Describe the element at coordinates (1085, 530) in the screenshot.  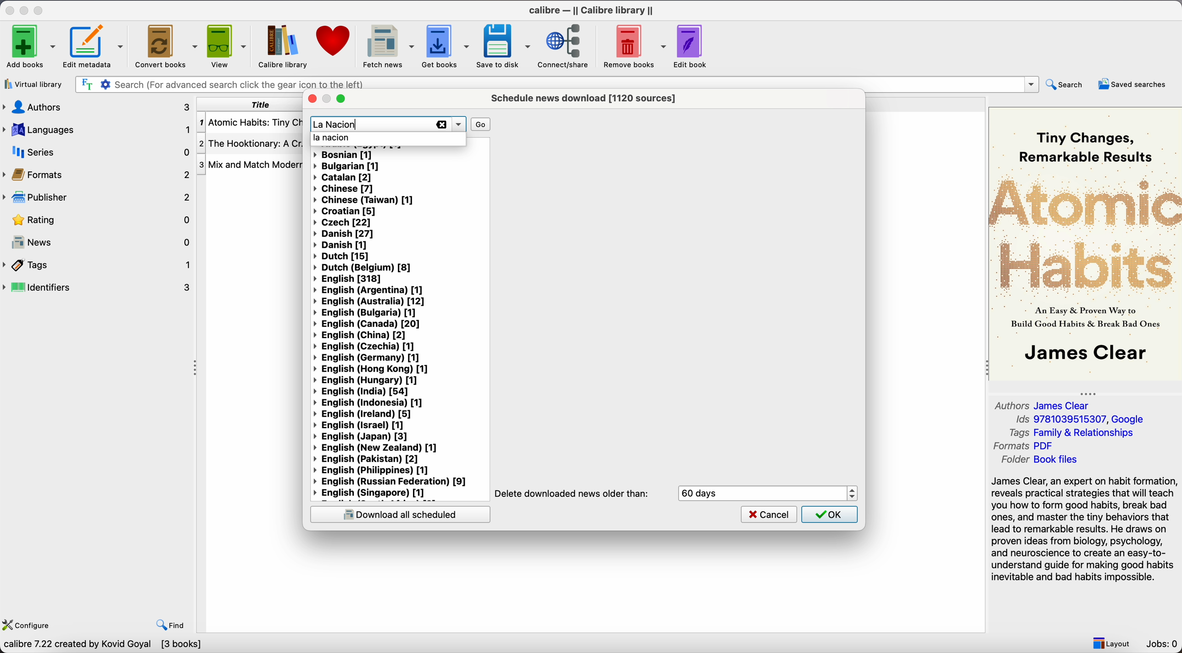
I see `synopsis` at that location.